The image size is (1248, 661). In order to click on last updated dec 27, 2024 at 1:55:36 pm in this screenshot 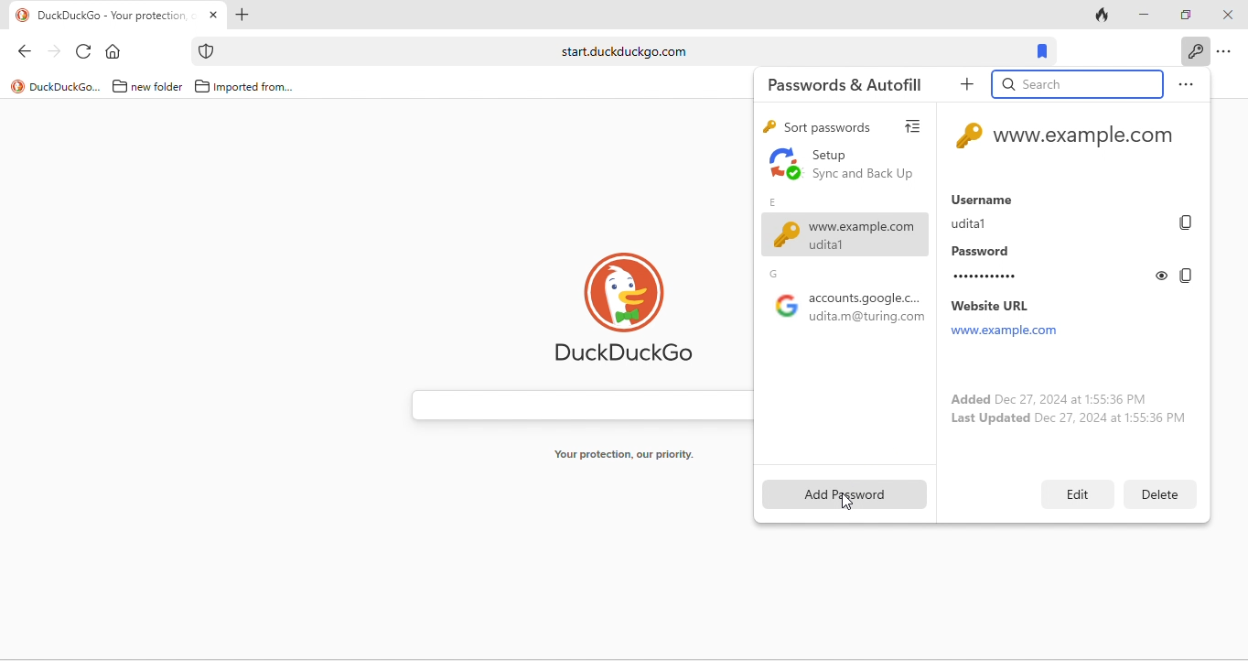, I will do `click(1071, 418)`.